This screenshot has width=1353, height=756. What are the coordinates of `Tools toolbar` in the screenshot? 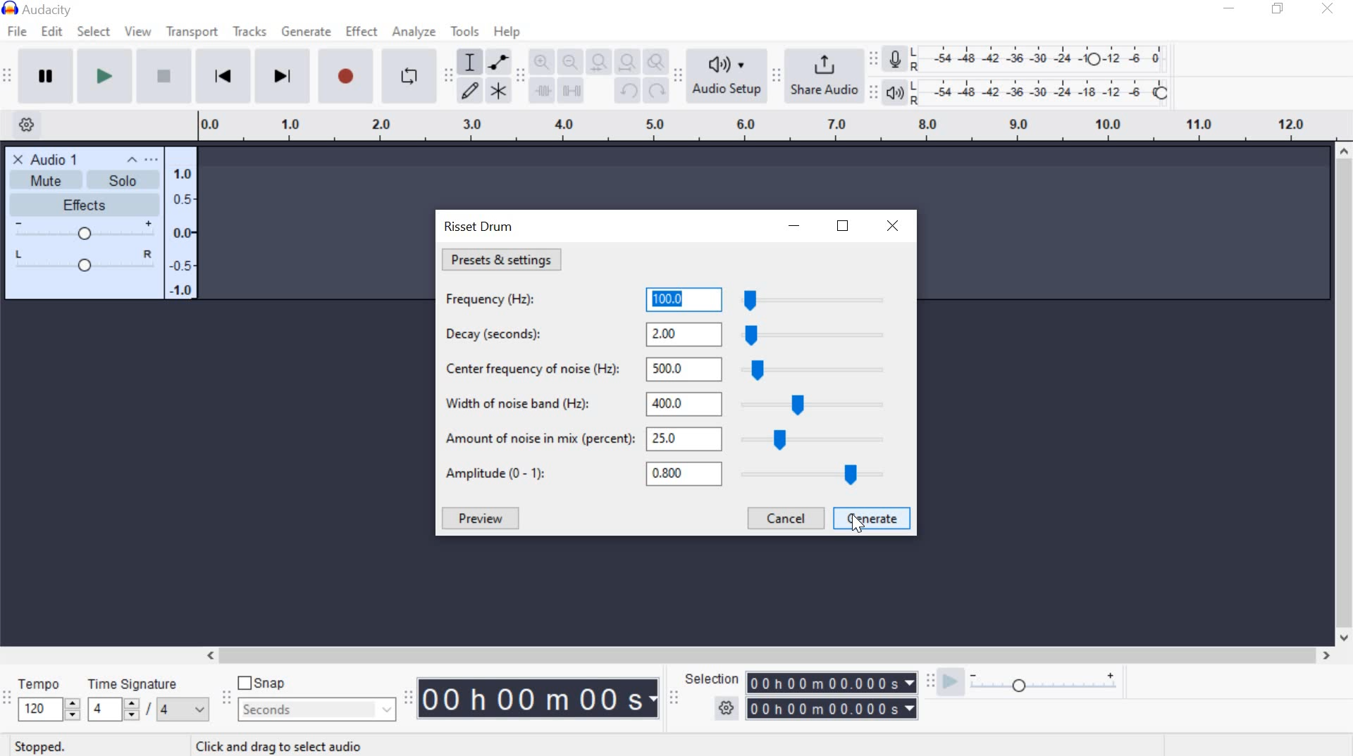 It's located at (448, 75).